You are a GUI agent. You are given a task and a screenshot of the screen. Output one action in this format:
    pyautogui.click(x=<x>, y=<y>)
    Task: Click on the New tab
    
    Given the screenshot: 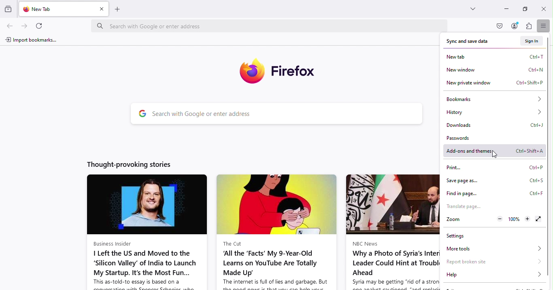 What is the action you would take?
    pyautogui.click(x=56, y=8)
    